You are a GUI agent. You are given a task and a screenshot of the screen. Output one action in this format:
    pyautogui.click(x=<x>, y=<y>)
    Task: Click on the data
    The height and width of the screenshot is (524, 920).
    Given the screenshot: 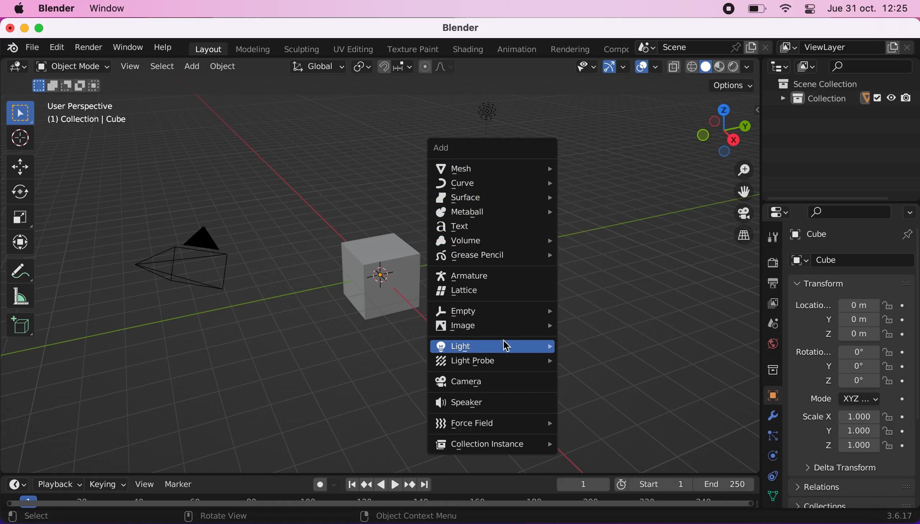 What is the action you would take?
    pyautogui.click(x=770, y=495)
    